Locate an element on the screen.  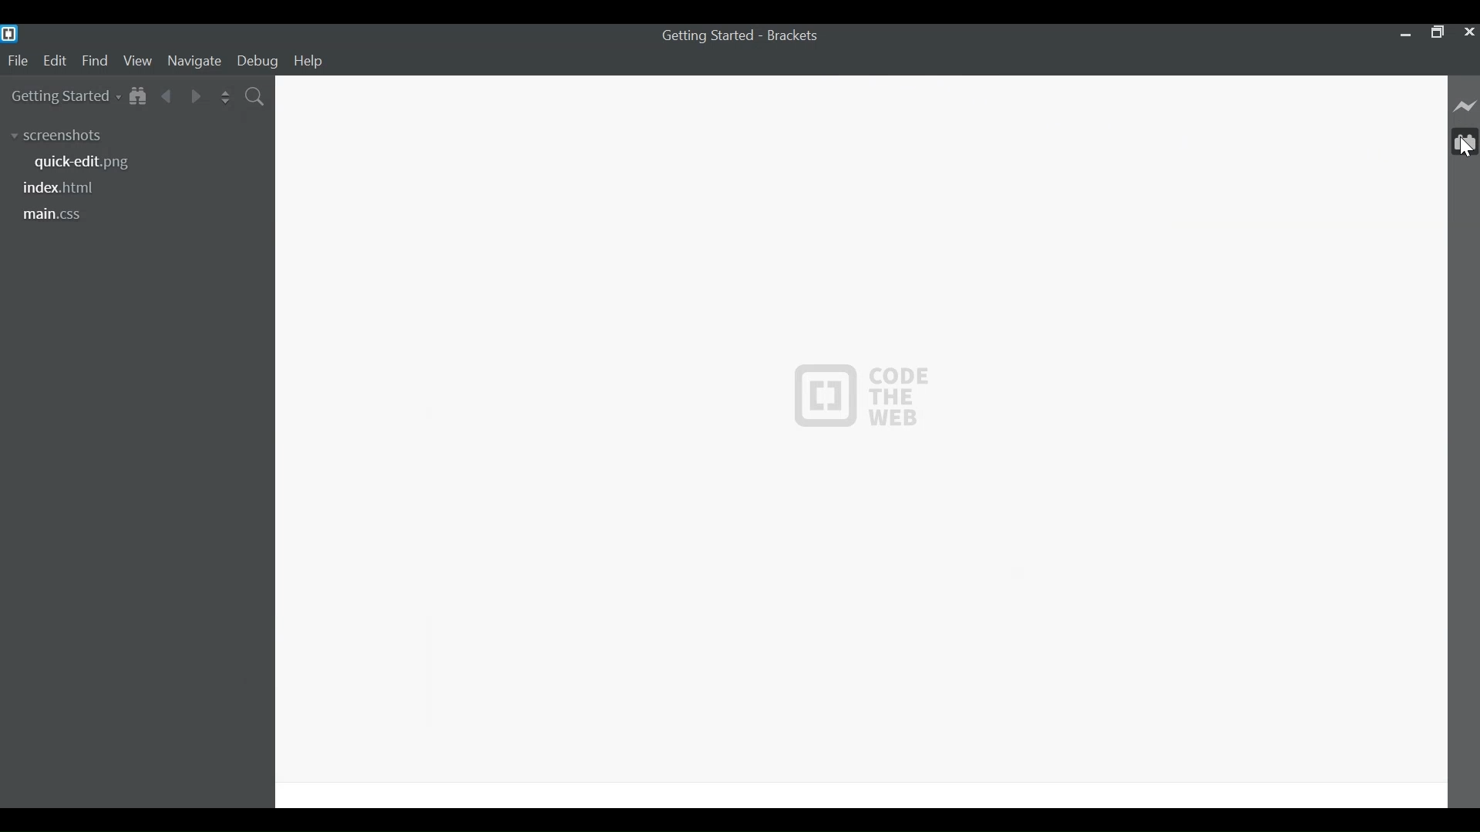
Navigate Back is located at coordinates (168, 95).